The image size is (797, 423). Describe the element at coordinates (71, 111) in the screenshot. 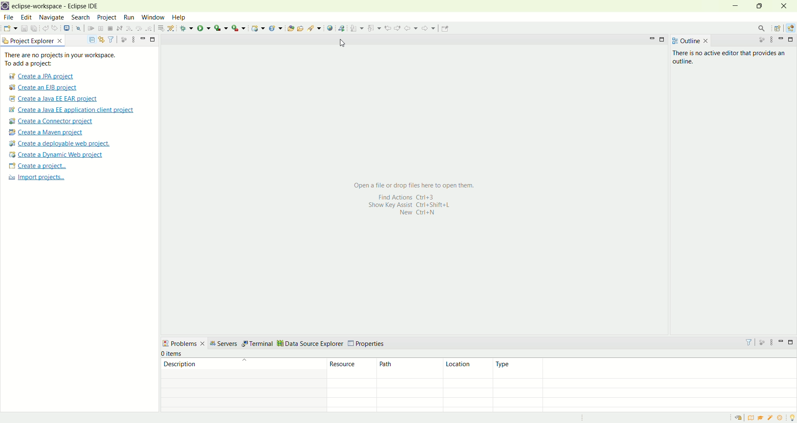

I see `create a Java EE application client project` at that location.